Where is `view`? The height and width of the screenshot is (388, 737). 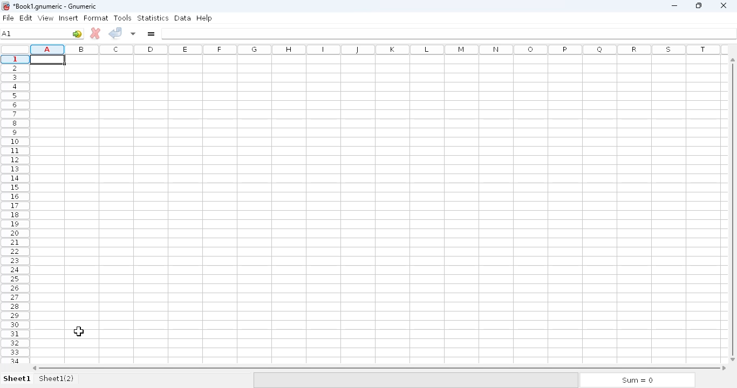
view is located at coordinates (46, 18).